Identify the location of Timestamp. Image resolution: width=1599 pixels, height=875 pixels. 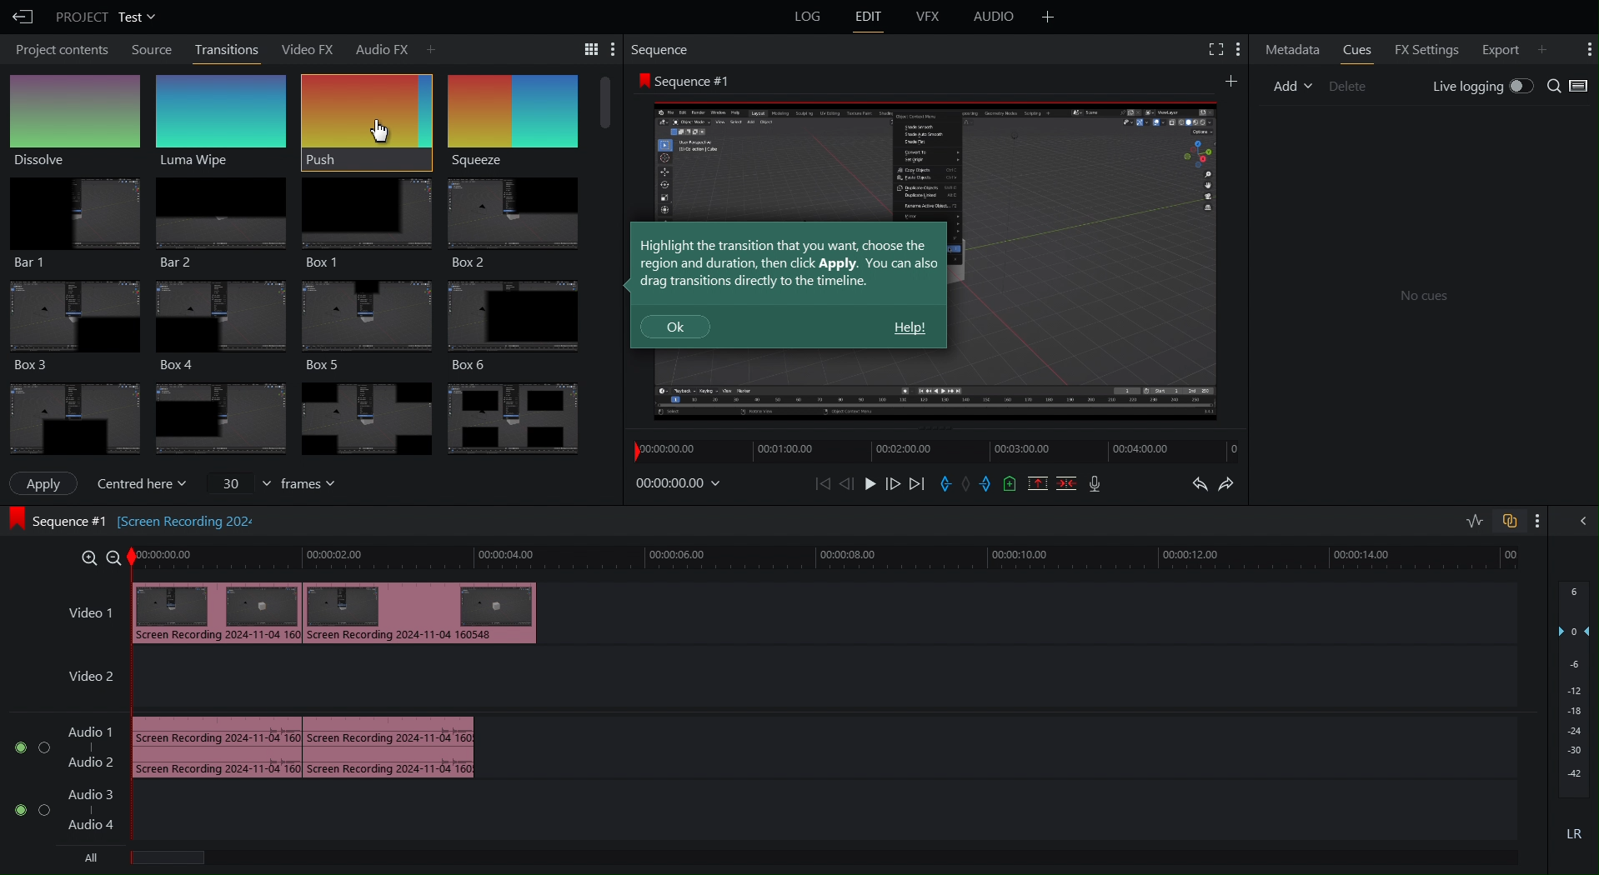
(679, 482).